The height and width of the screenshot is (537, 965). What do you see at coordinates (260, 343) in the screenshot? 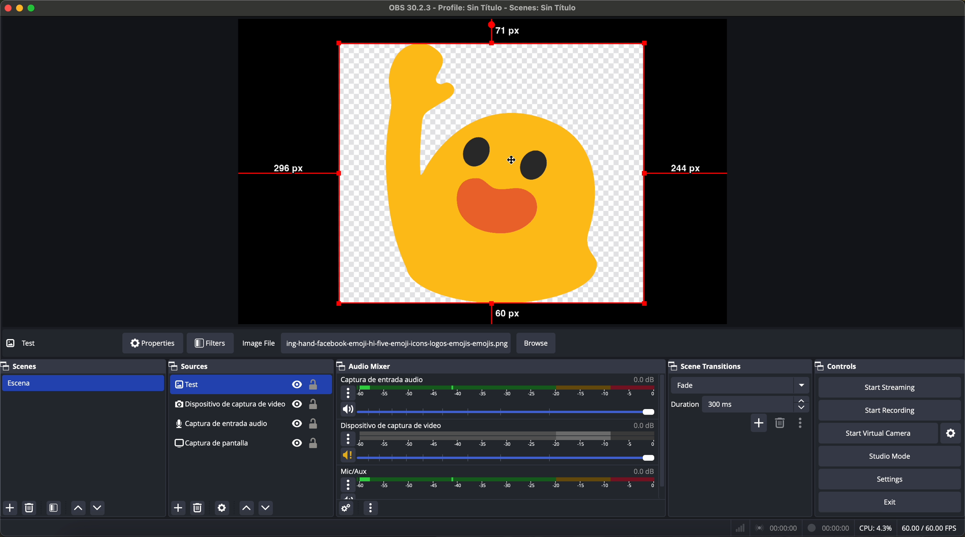
I see `image file` at bounding box center [260, 343].